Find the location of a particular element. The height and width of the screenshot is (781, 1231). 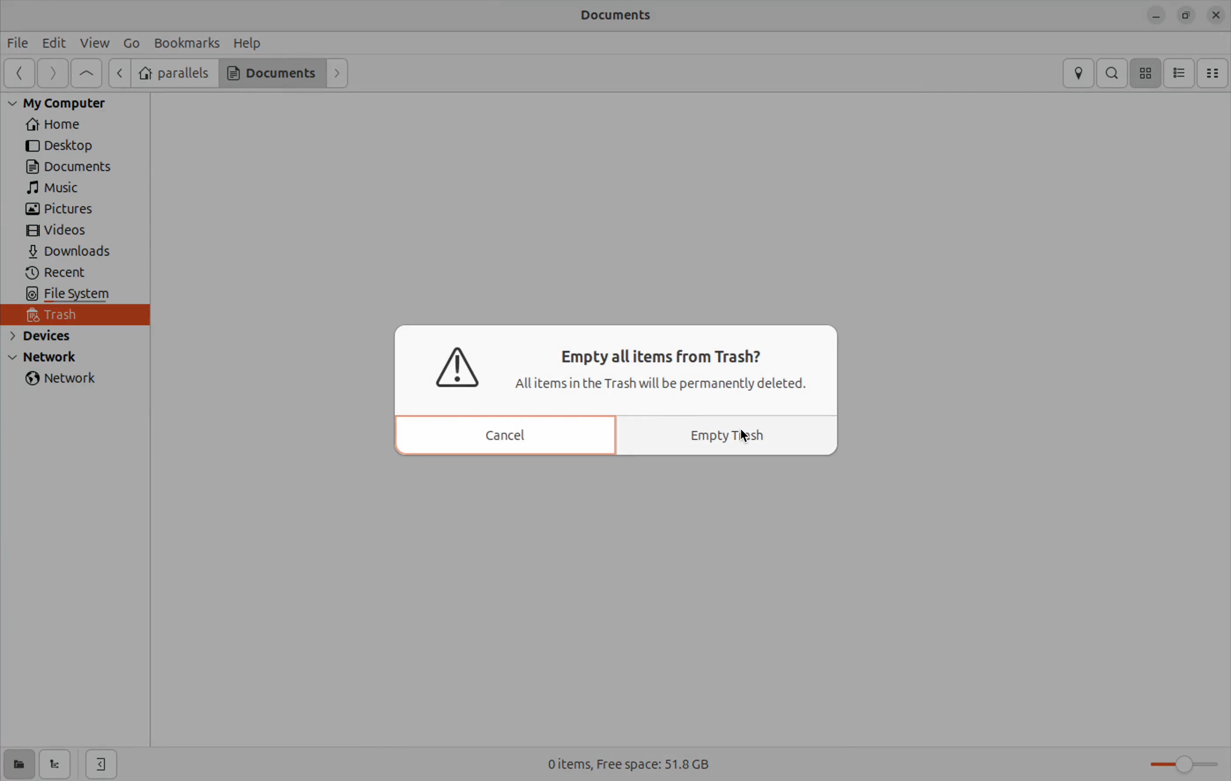

Edit is located at coordinates (53, 42).